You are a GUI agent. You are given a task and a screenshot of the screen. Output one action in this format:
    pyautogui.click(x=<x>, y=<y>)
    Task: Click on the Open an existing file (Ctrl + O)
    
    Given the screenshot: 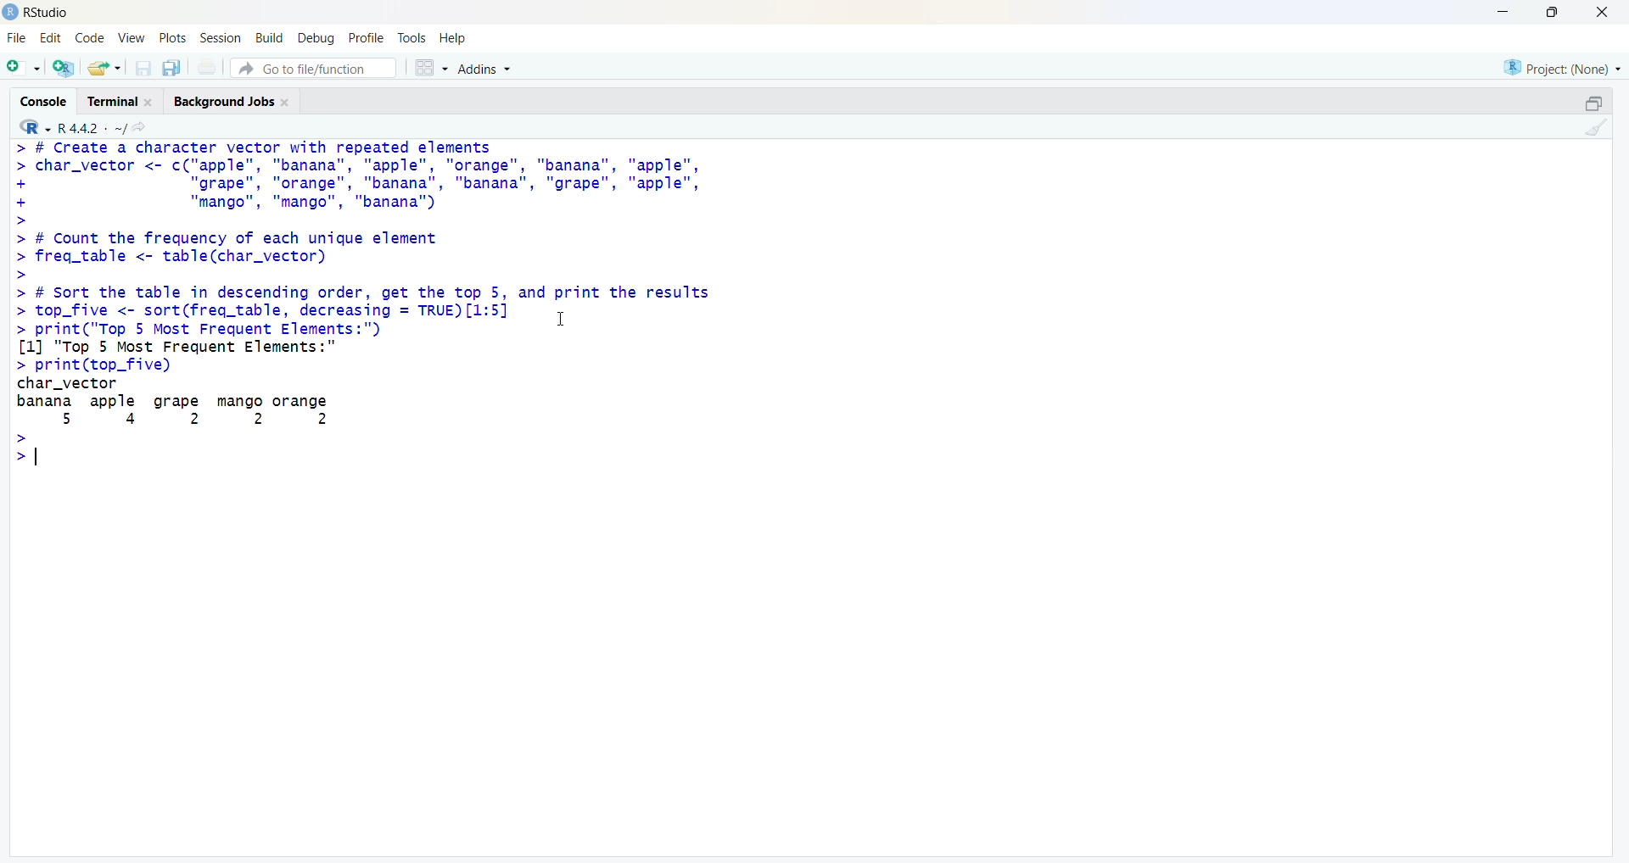 What is the action you would take?
    pyautogui.click(x=104, y=69)
    